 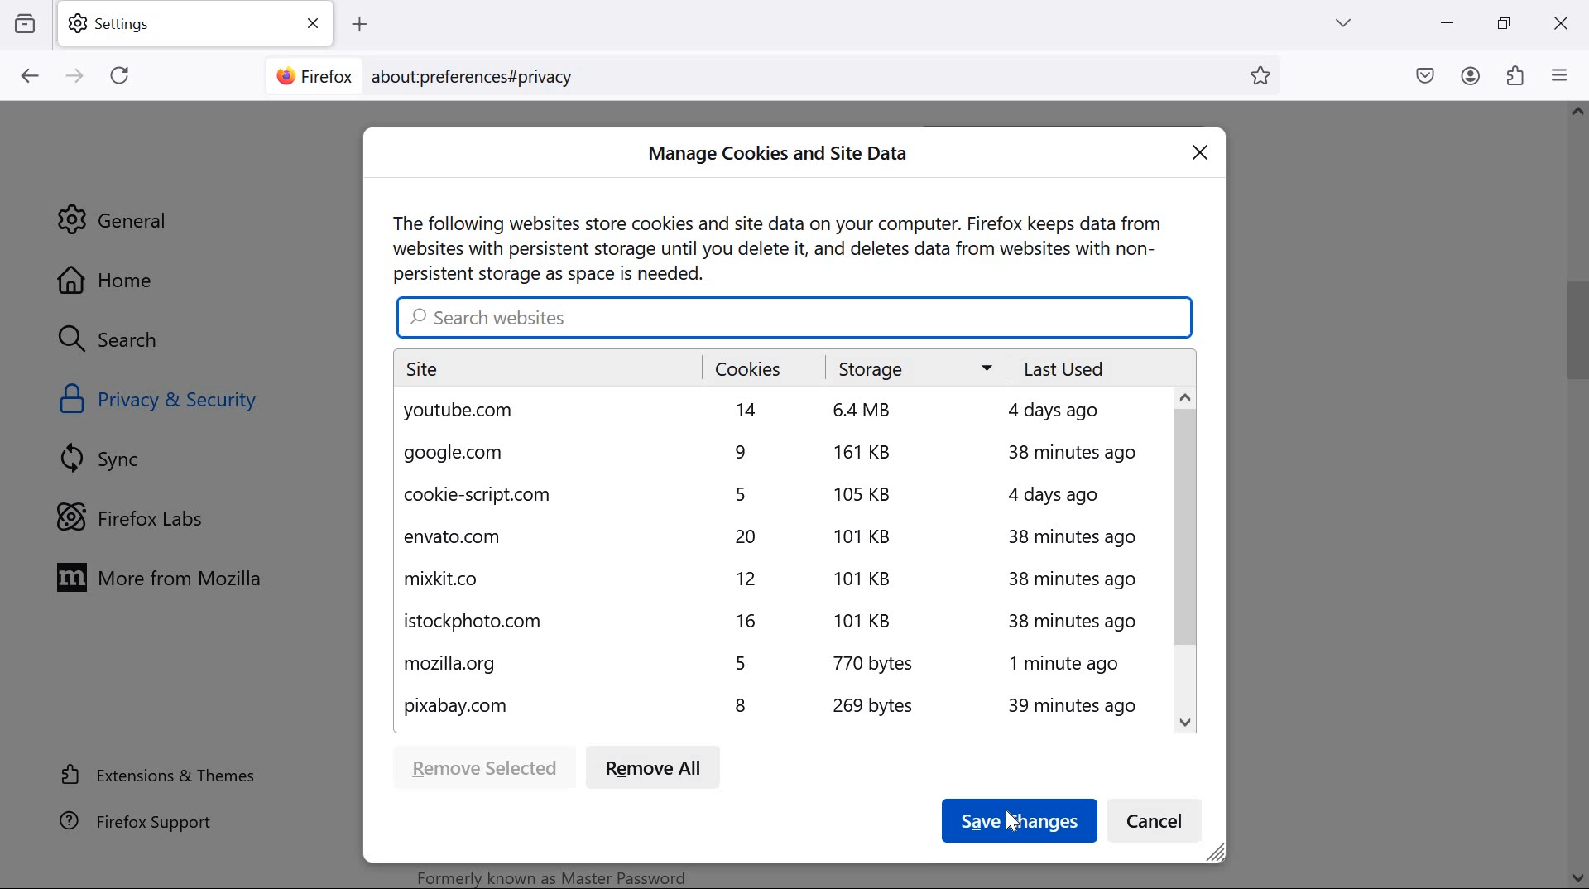 What do you see at coordinates (1159, 823) in the screenshot?
I see `cancel` at bounding box center [1159, 823].